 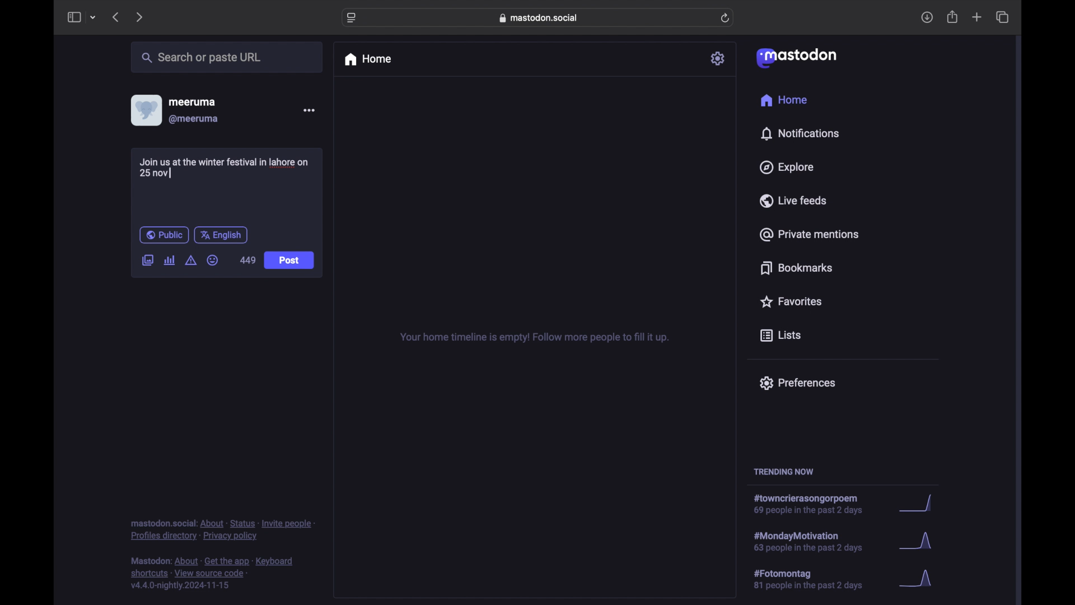 I want to click on hashtag trend, so click(x=814, y=505).